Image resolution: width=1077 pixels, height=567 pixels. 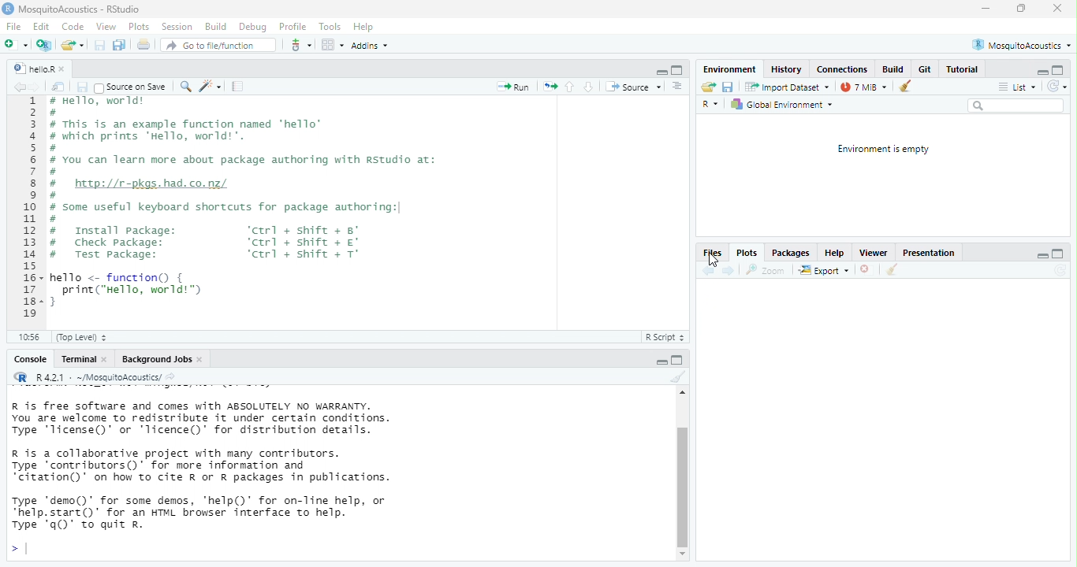 I want to click on Presentation, so click(x=927, y=253).